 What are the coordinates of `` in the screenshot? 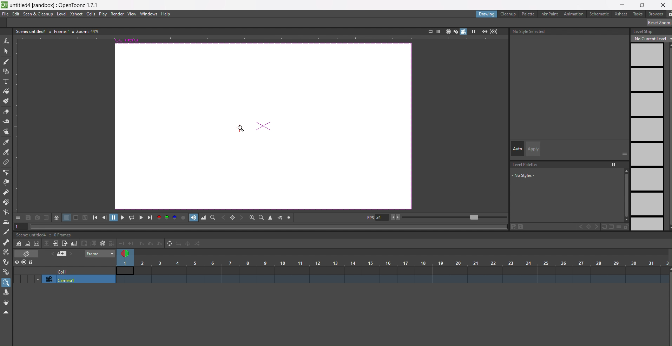 It's located at (188, 244).